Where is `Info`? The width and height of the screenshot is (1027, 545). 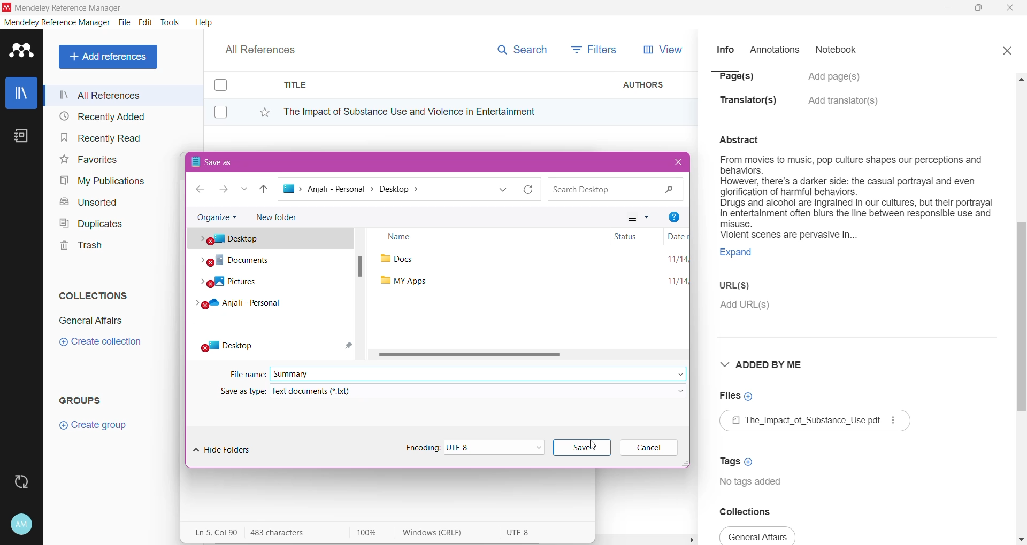
Info is located at coordinates (725, 49).